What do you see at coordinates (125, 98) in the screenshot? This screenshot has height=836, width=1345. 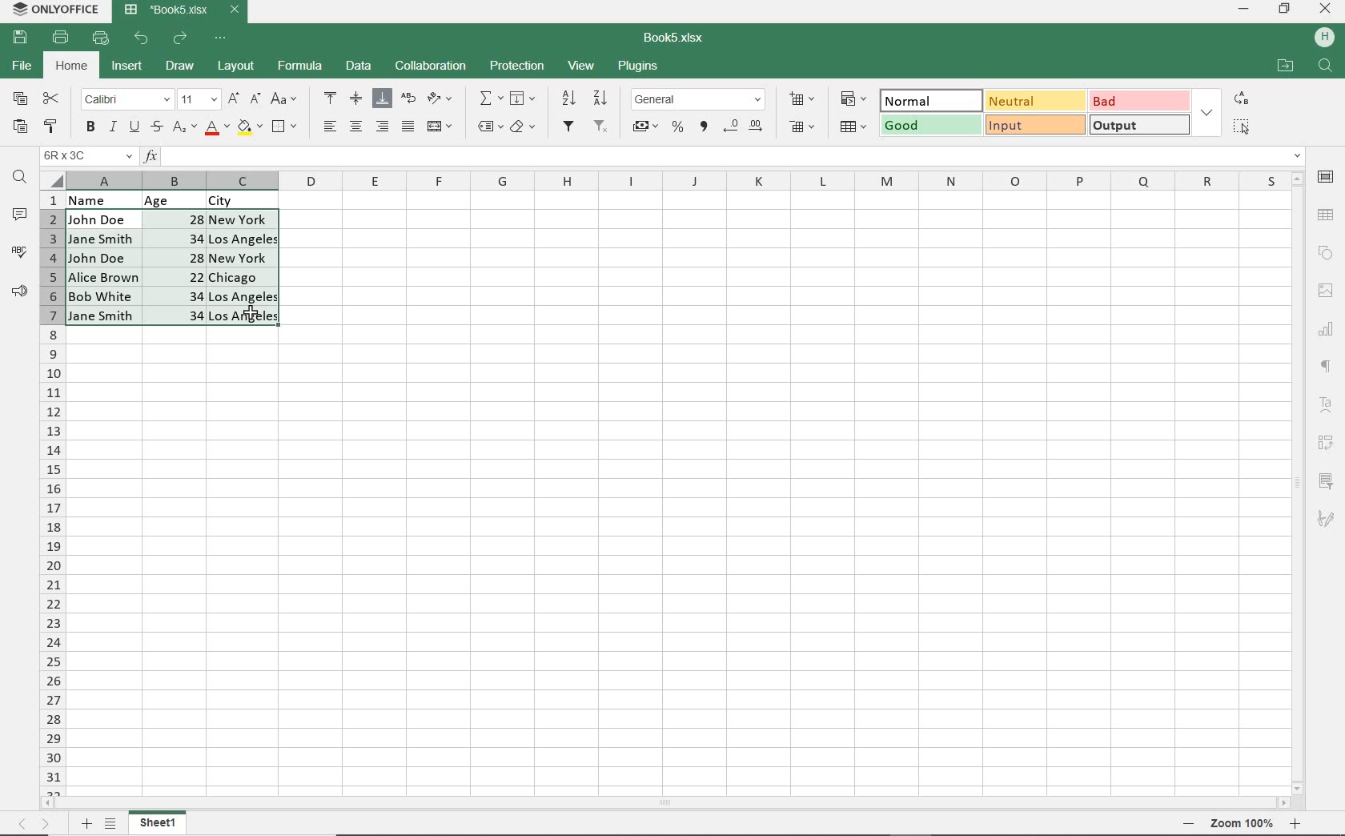 I see `FONT` at bounding box center [125, 98].